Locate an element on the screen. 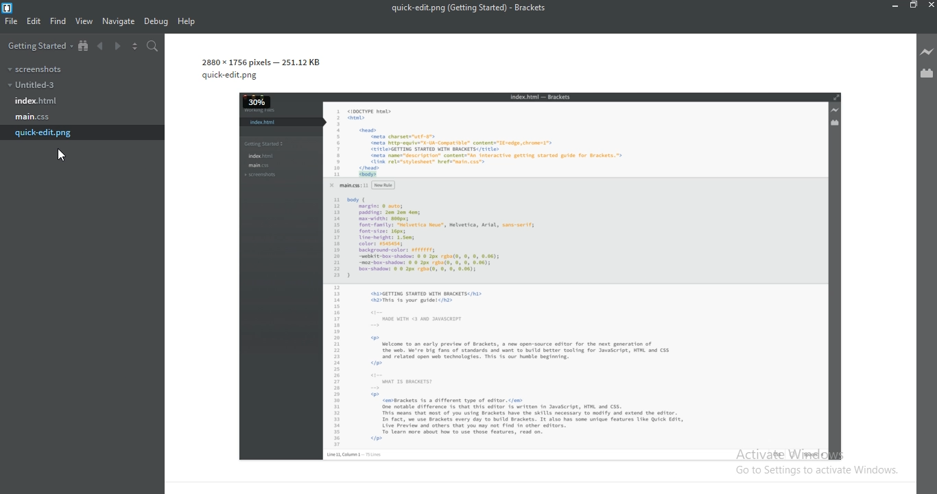 This screenshot has height=494, width=937. main.css is located at coordinates (33, 116).